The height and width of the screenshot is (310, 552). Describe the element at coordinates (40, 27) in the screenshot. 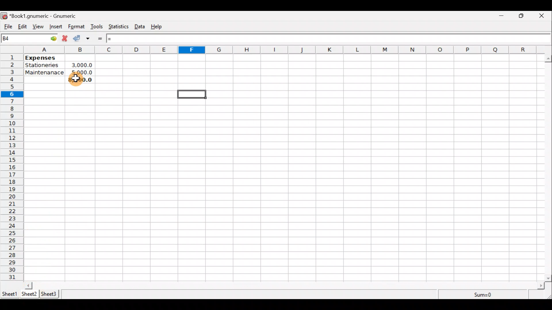

I see `View` at that location.